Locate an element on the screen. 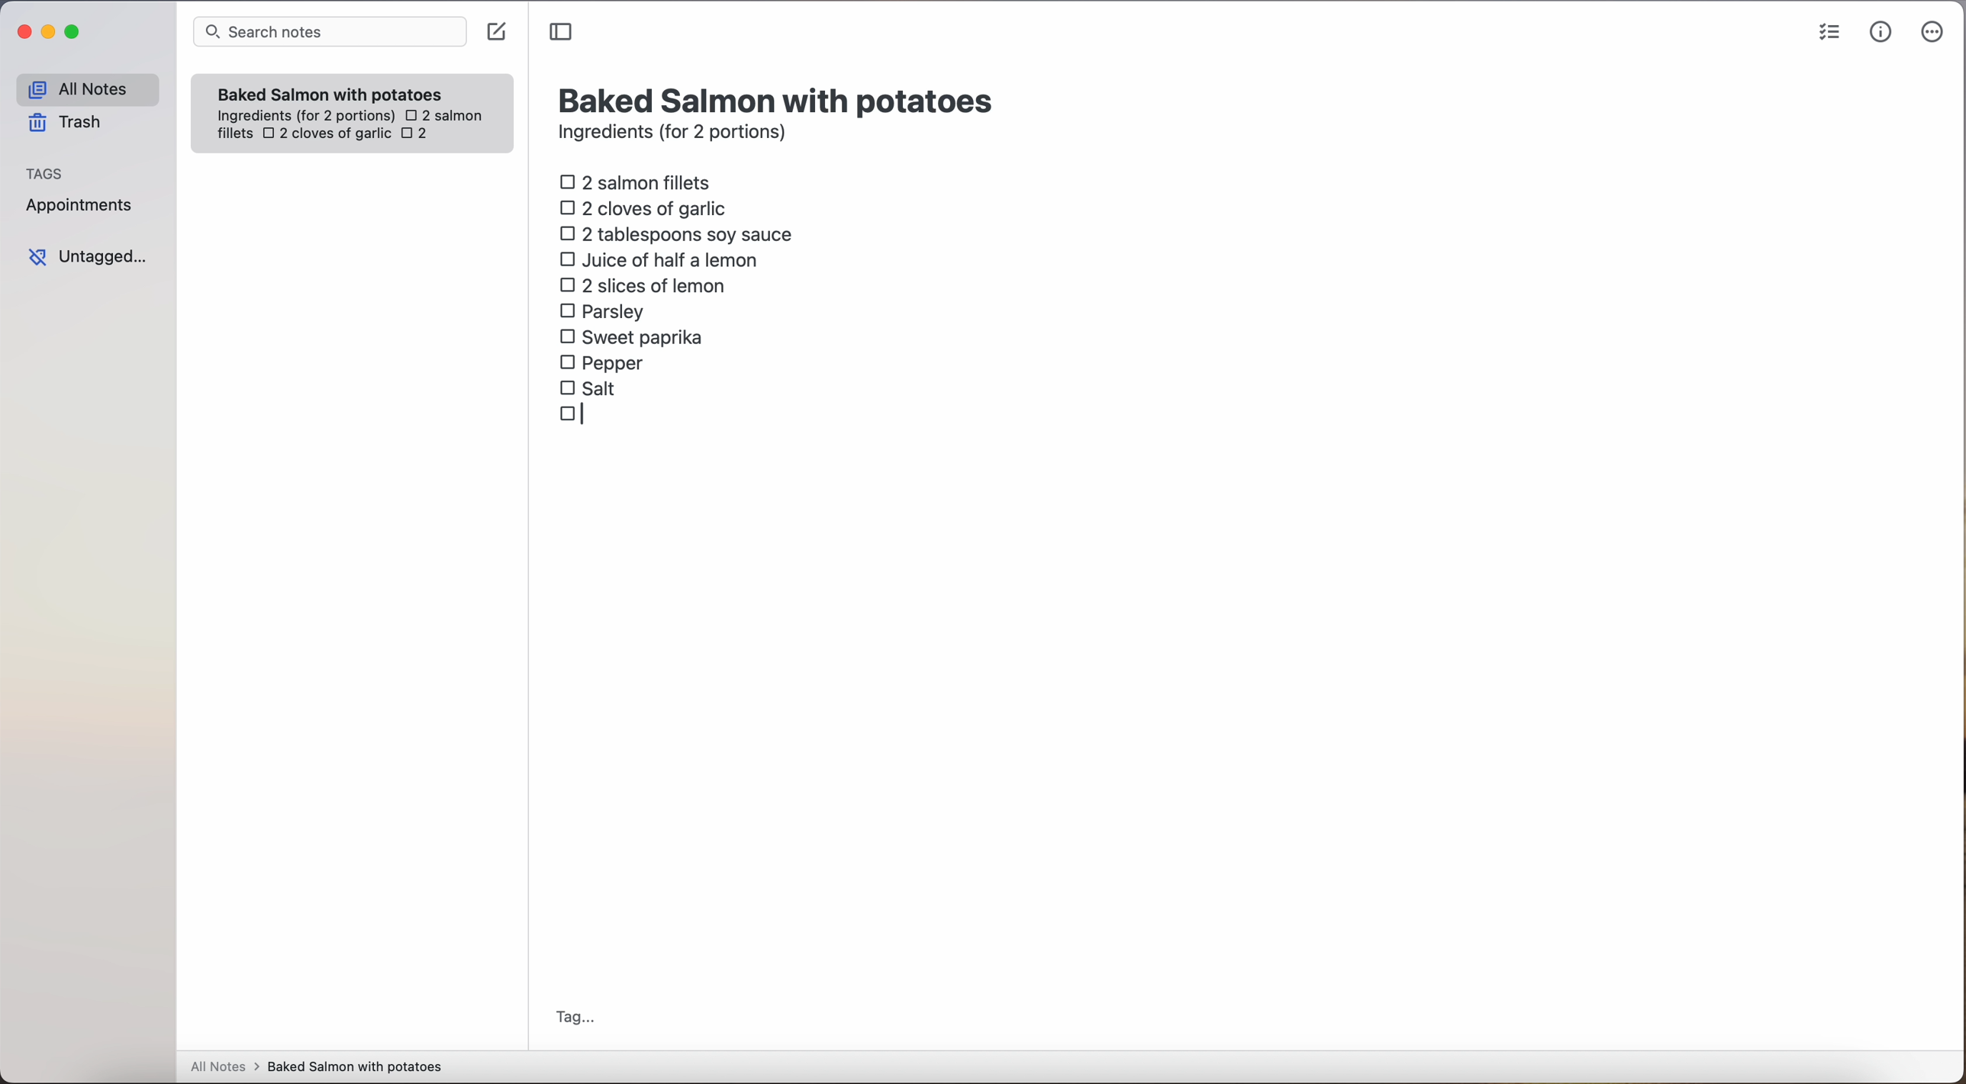  toggle sidebar is located at coordinates (562, 33).